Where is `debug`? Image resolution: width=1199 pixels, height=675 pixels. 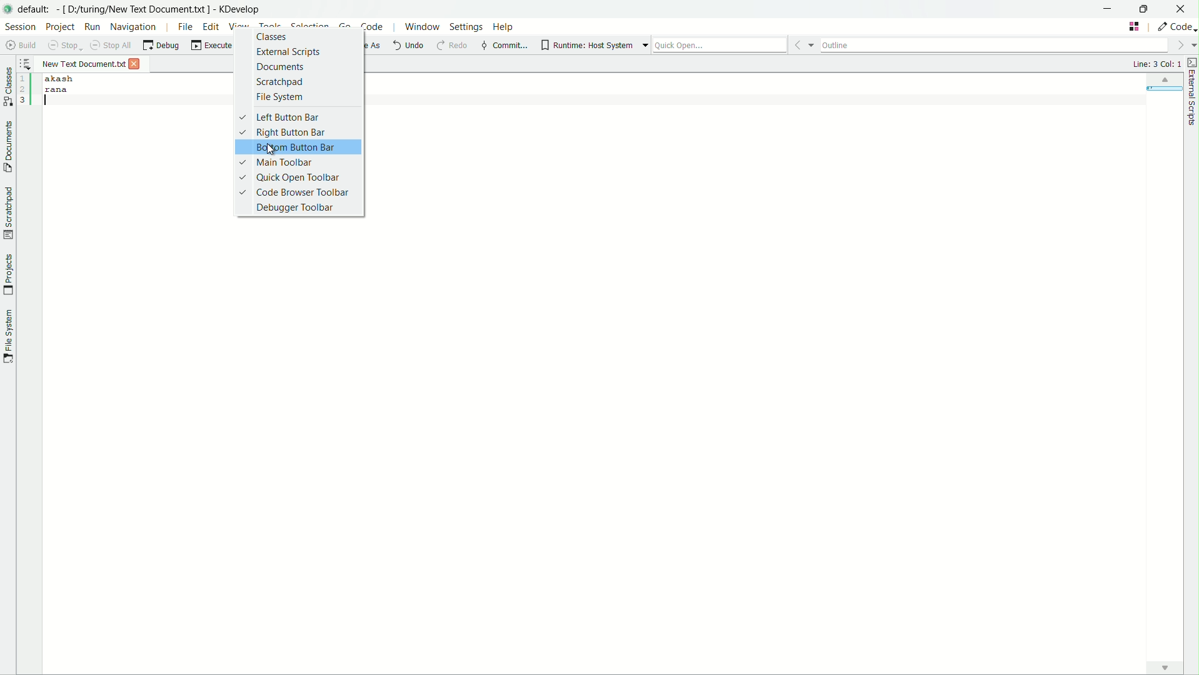 debug is located at coordinates (161, 45).